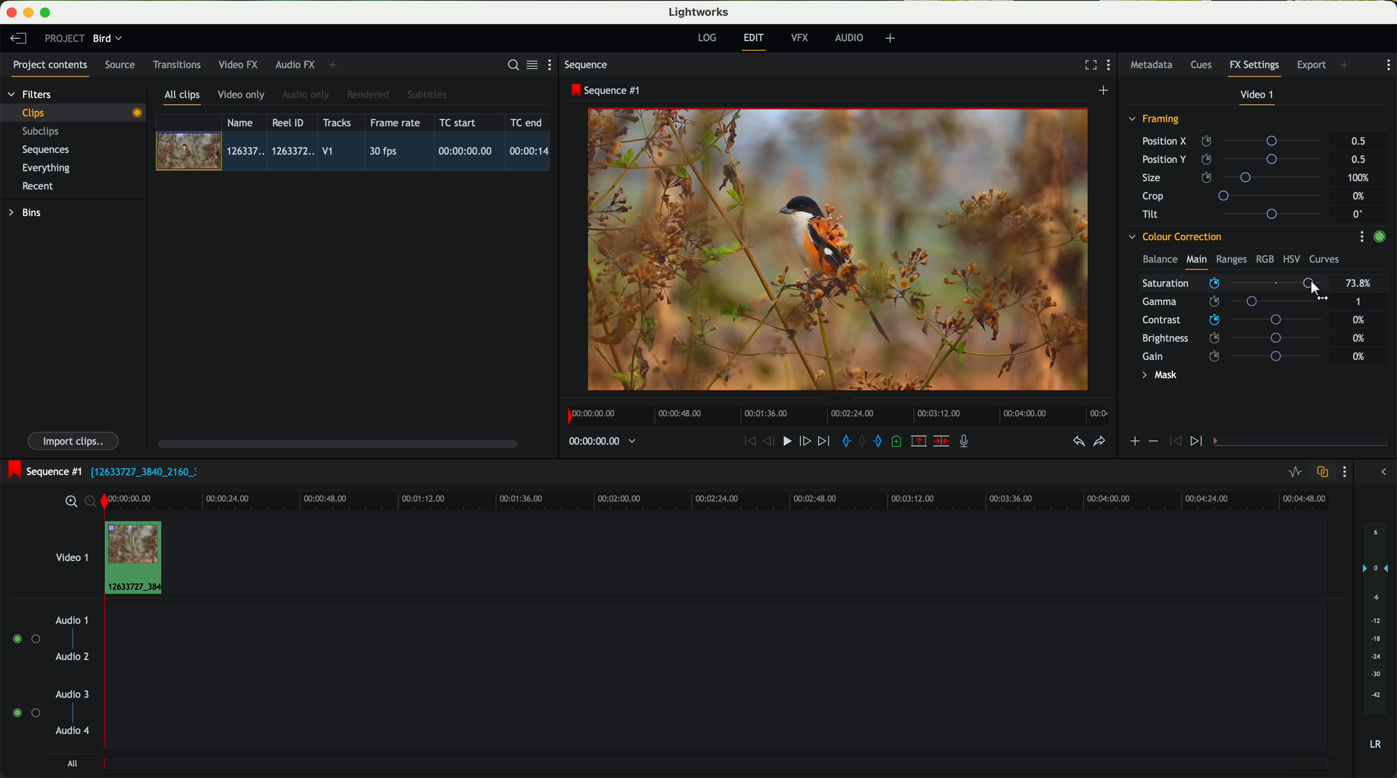 This screenshot has width=1397, height=778. Describe the element at coordinates (73, 731) in the screenshot. I see `audio 4` at that location.